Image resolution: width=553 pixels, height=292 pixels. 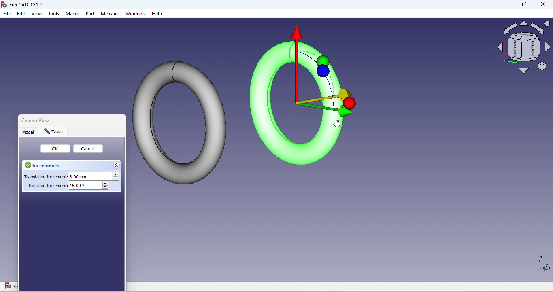 What do you see at coordinates (543, 265) in the screenshot?
I see `Dimensions` at bounding box center [543, 265].